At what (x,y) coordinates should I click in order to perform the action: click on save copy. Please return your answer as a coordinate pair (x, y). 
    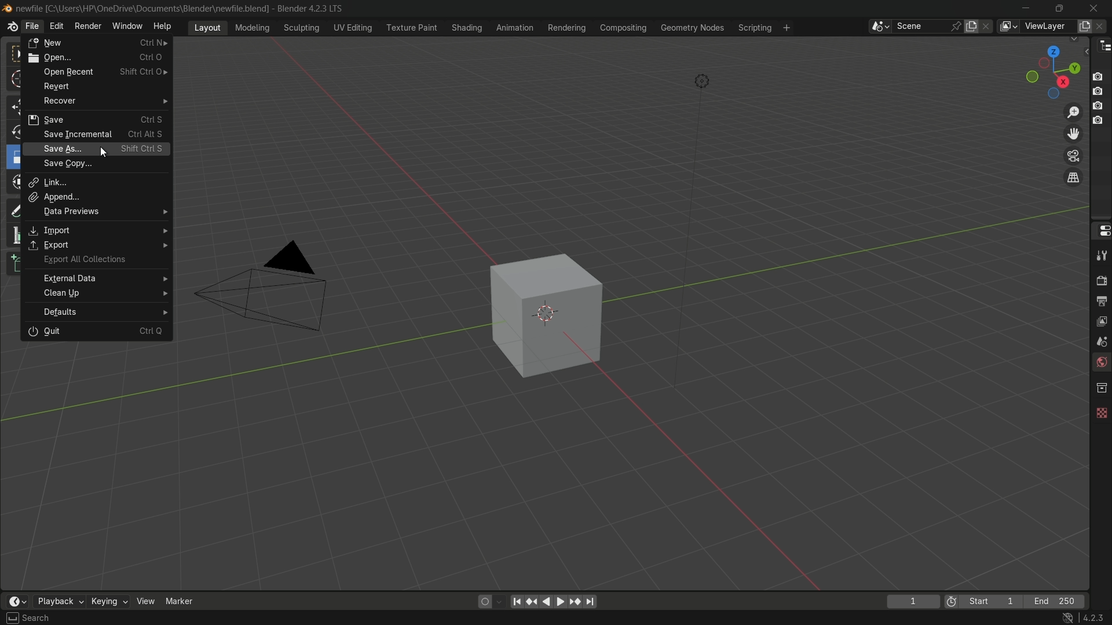
    Looking at the image, I should click on (97, 166).